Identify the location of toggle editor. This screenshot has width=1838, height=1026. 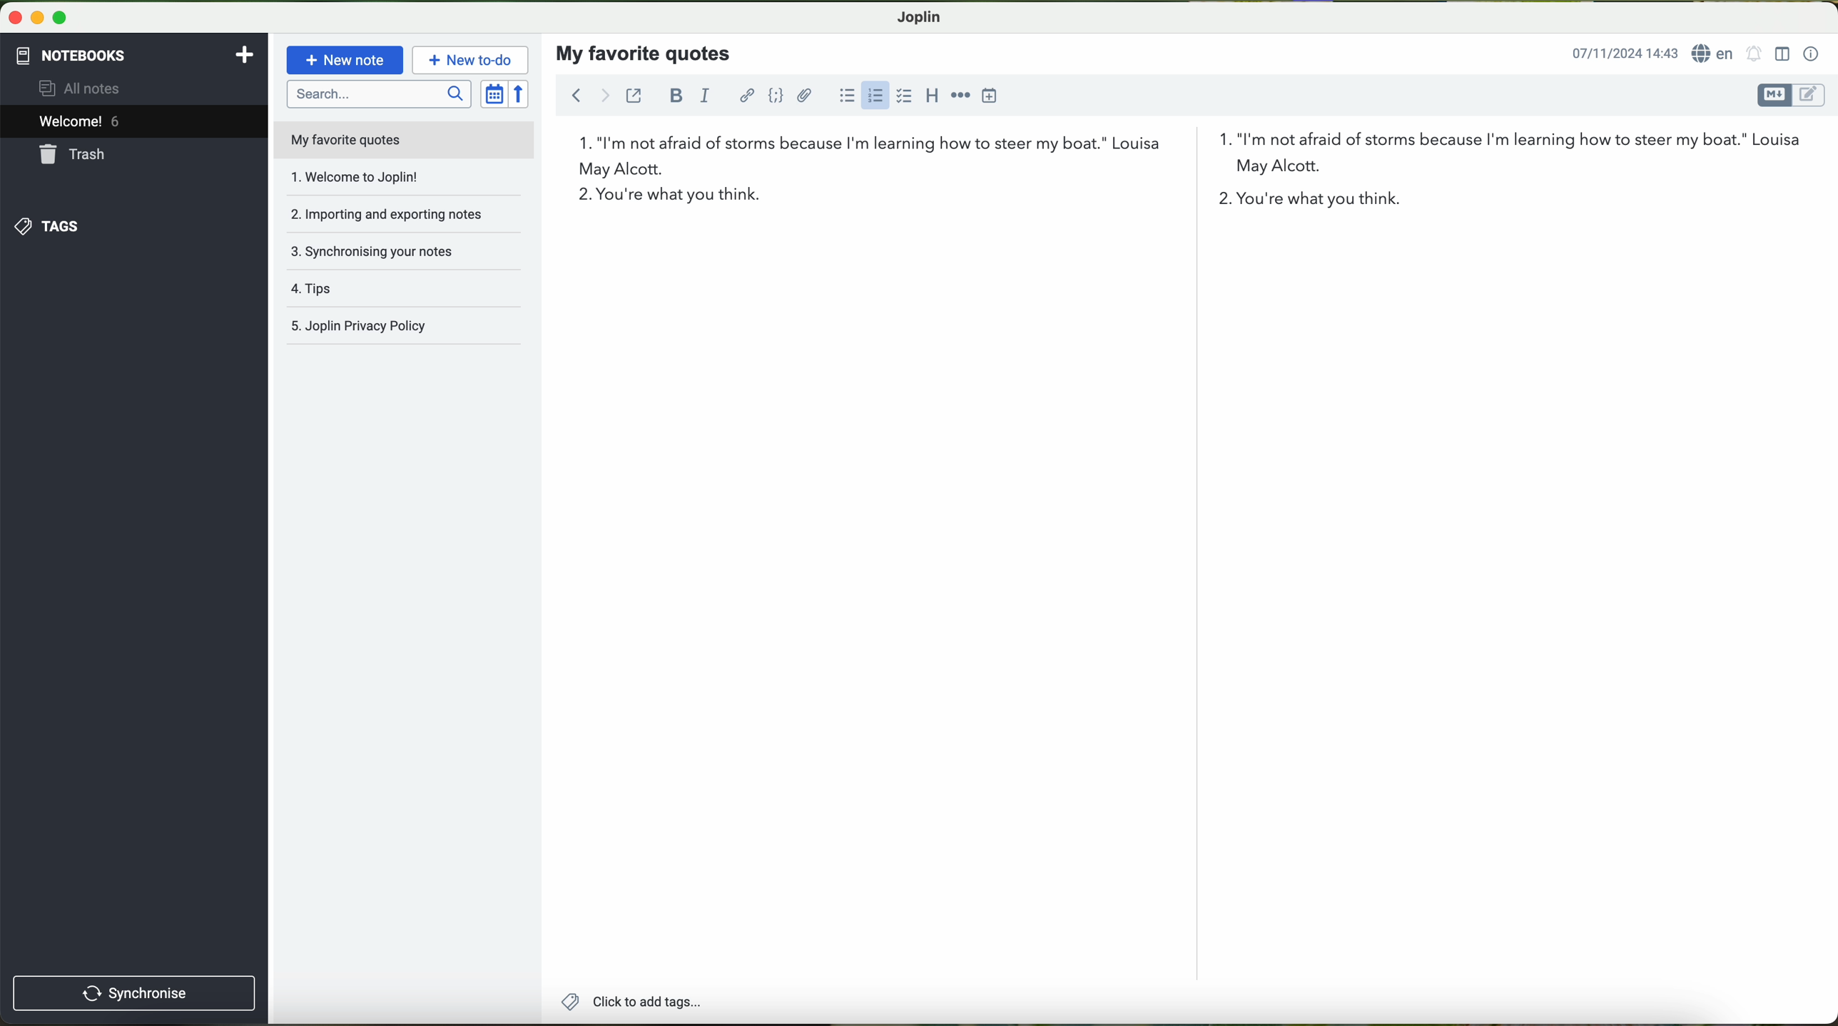
(1791, 94).